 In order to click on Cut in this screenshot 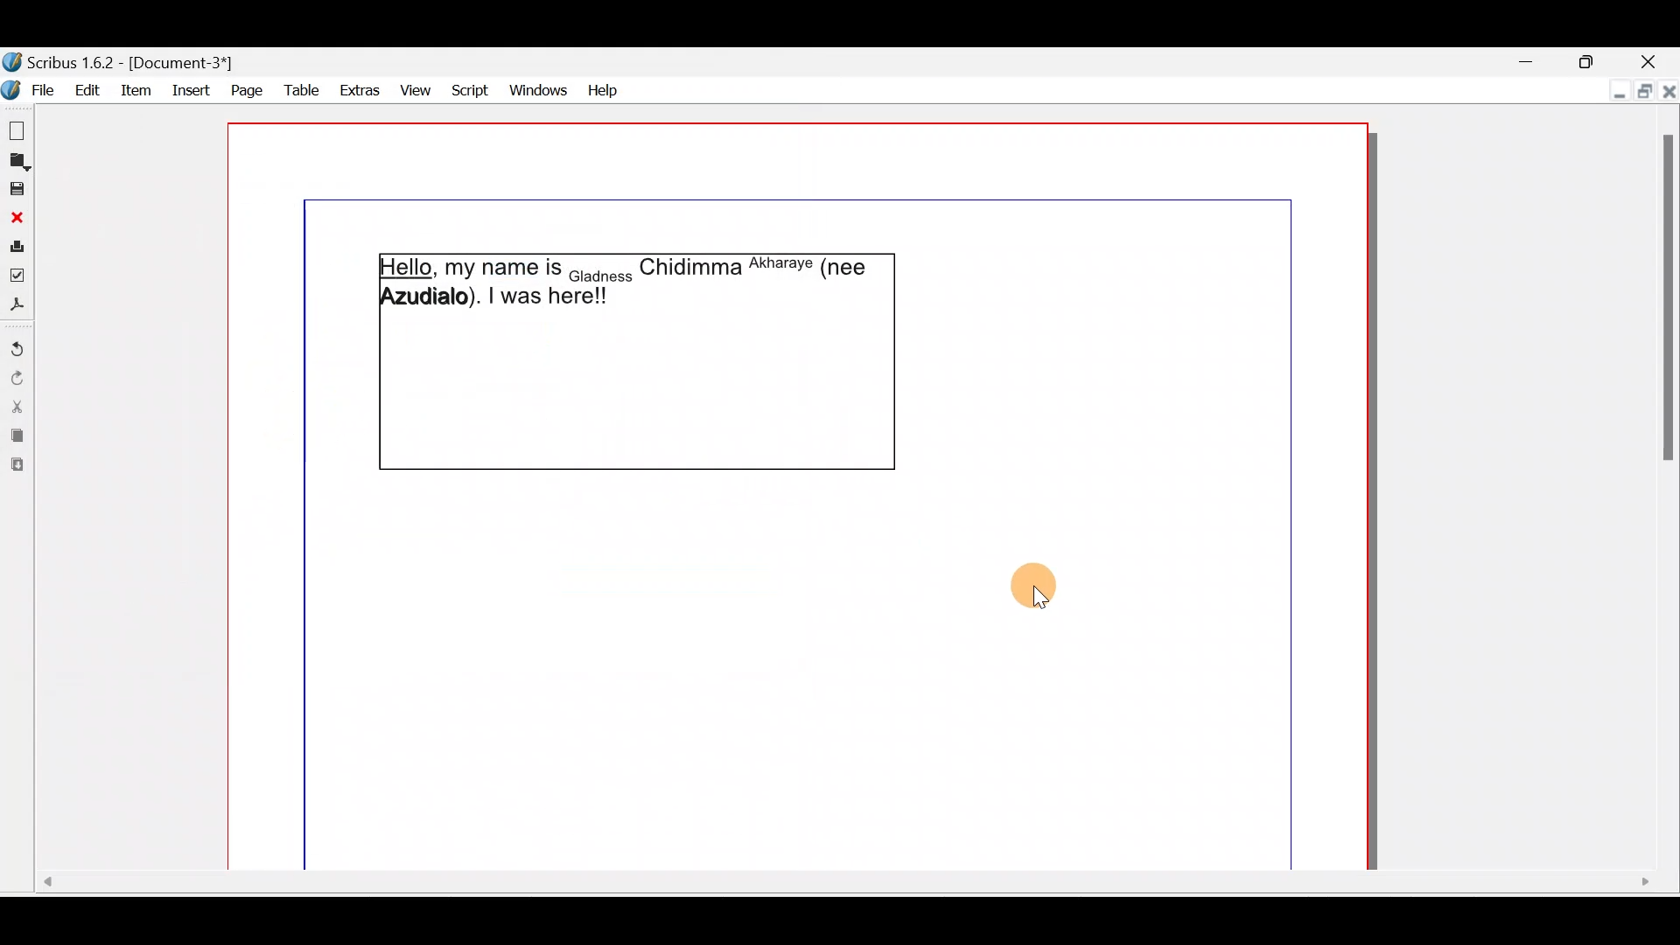, I will do `click(17, 409)`.